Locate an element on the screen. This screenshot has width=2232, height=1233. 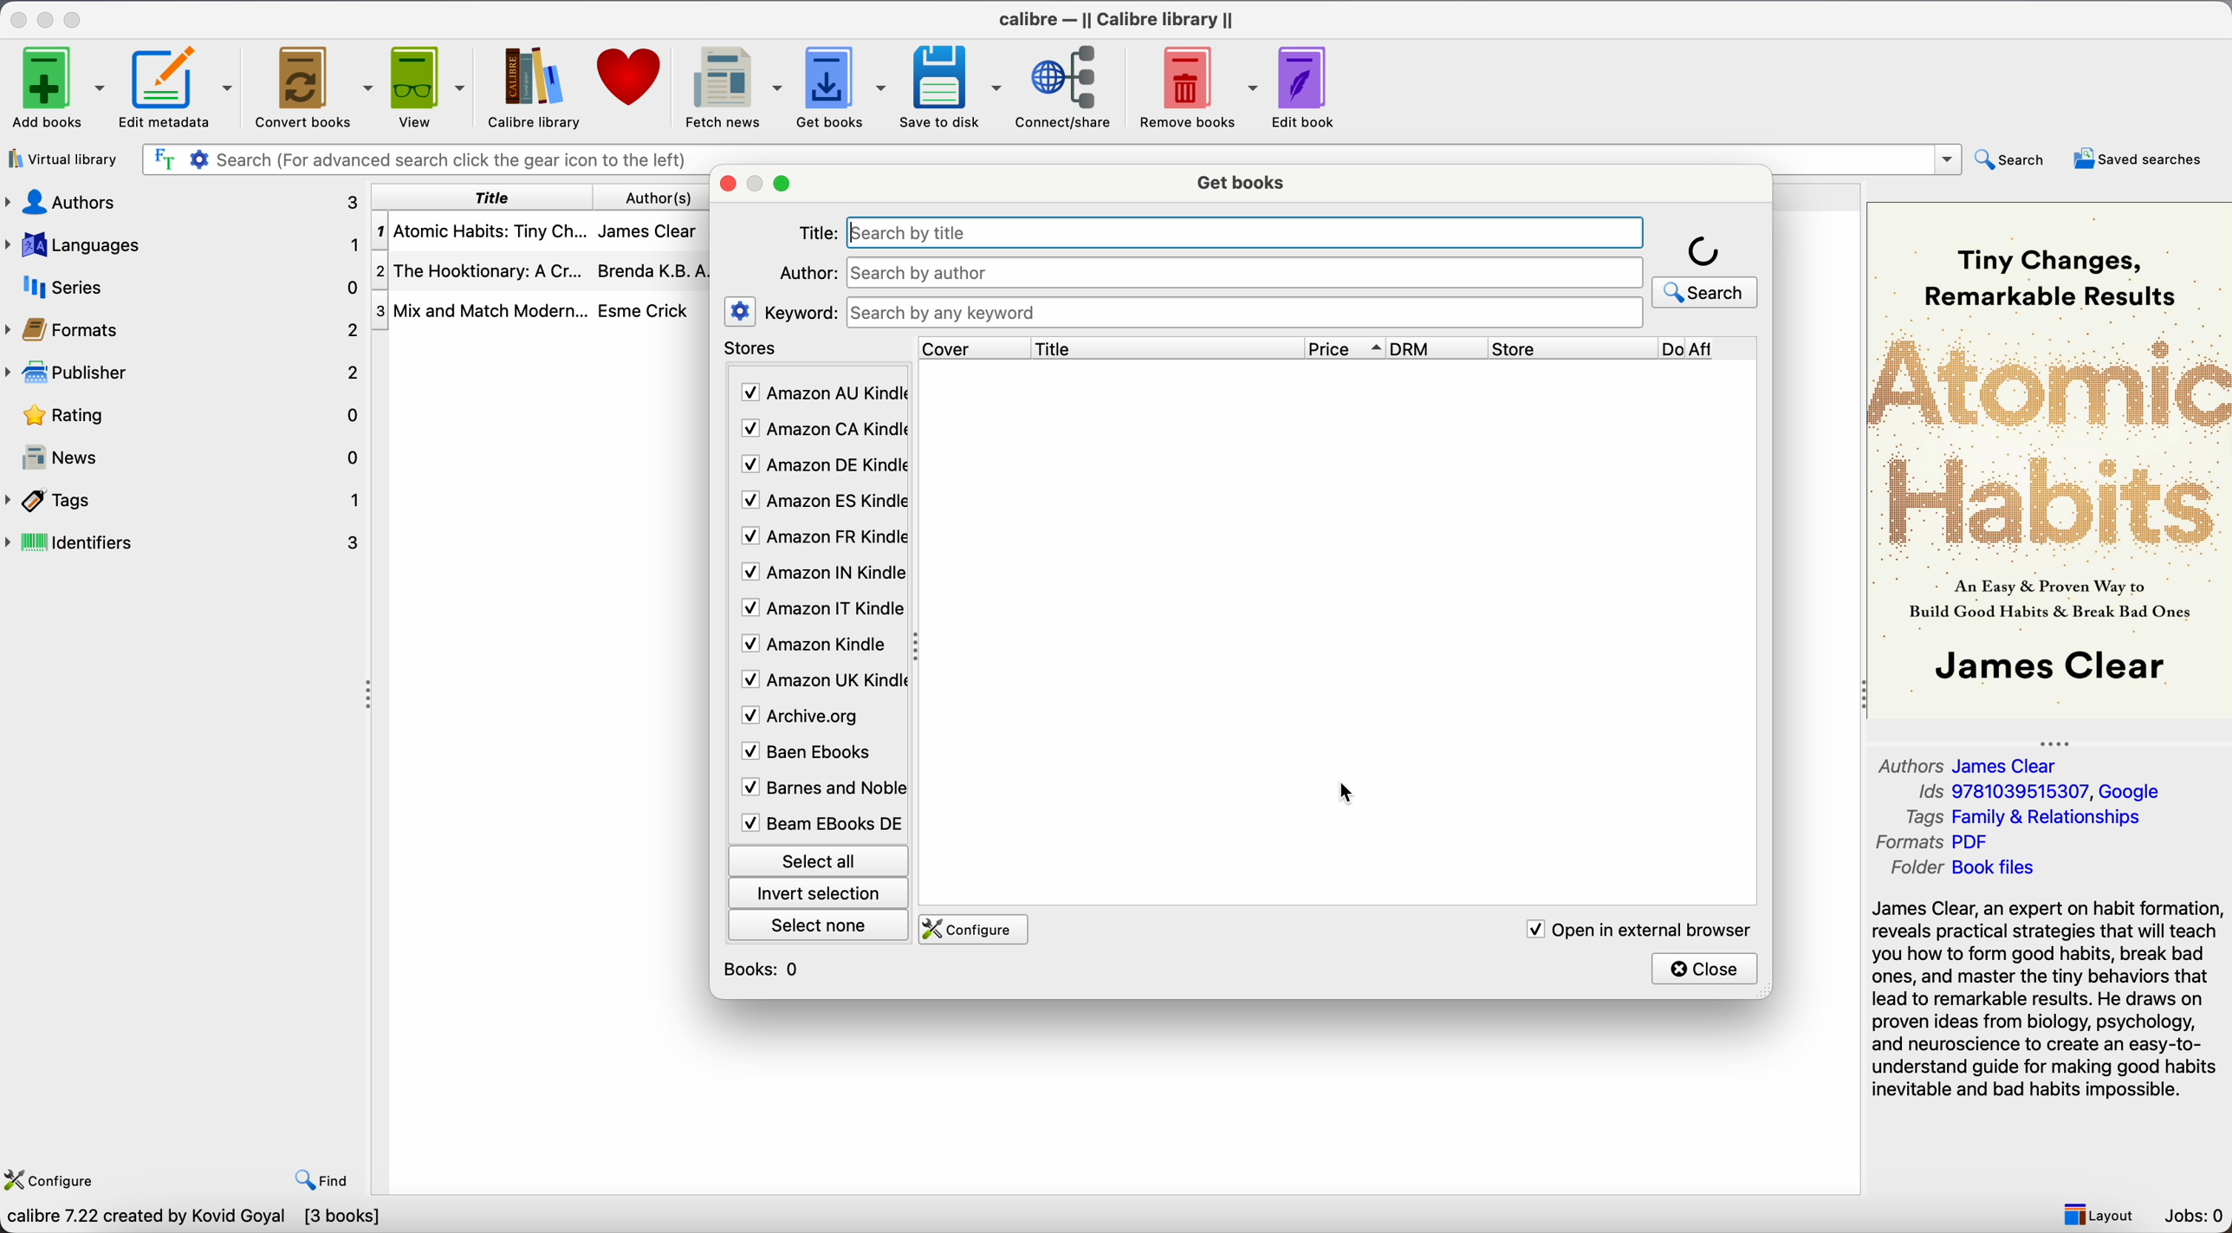
select all is located at coordinates (817, 858).